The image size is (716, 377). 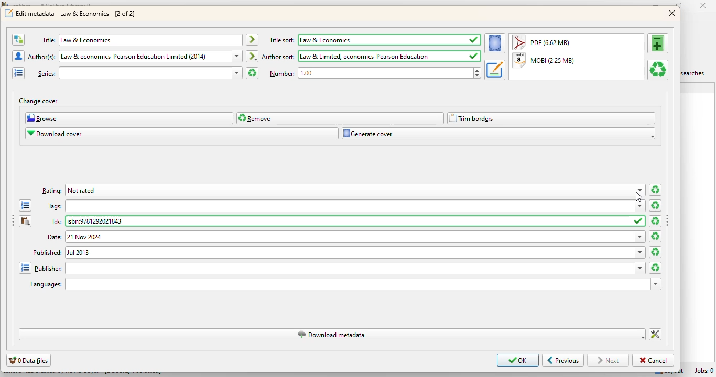 I want to click on set the metadata for the book from the selected format, so click(x=494, y=70).